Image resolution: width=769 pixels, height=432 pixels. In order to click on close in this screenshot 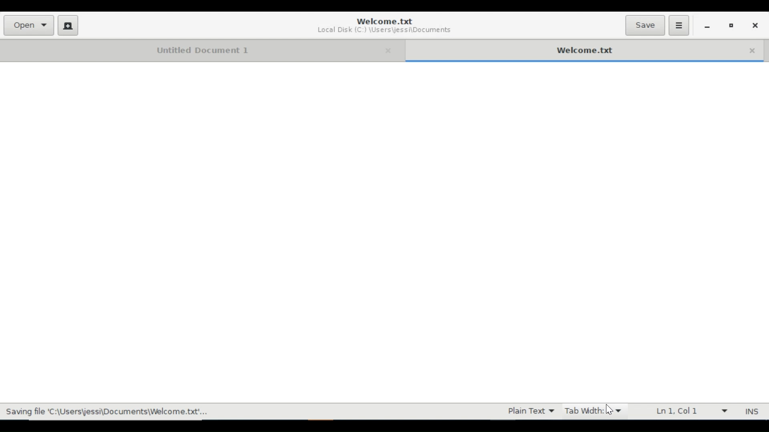, I will do `click(749, 50)`.